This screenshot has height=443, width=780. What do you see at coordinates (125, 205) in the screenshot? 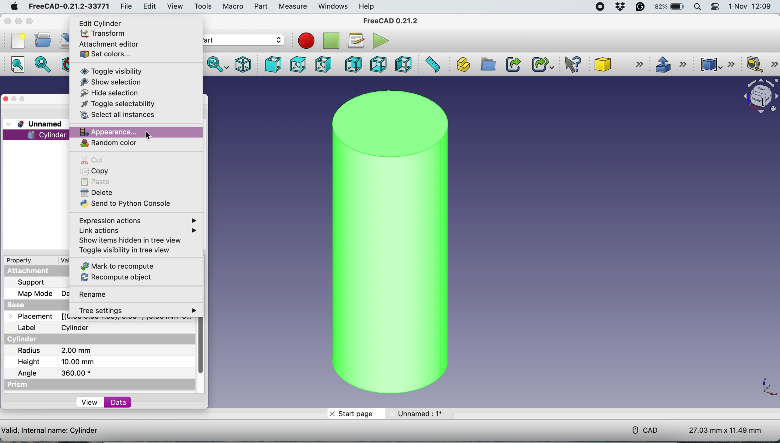
I see `send to python console` at bounding box center [125, 205].